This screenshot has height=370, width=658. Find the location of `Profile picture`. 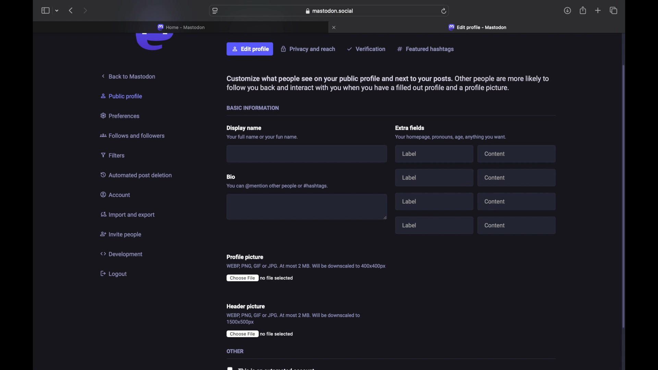

Profile picture is located at coordinates (251, 256).